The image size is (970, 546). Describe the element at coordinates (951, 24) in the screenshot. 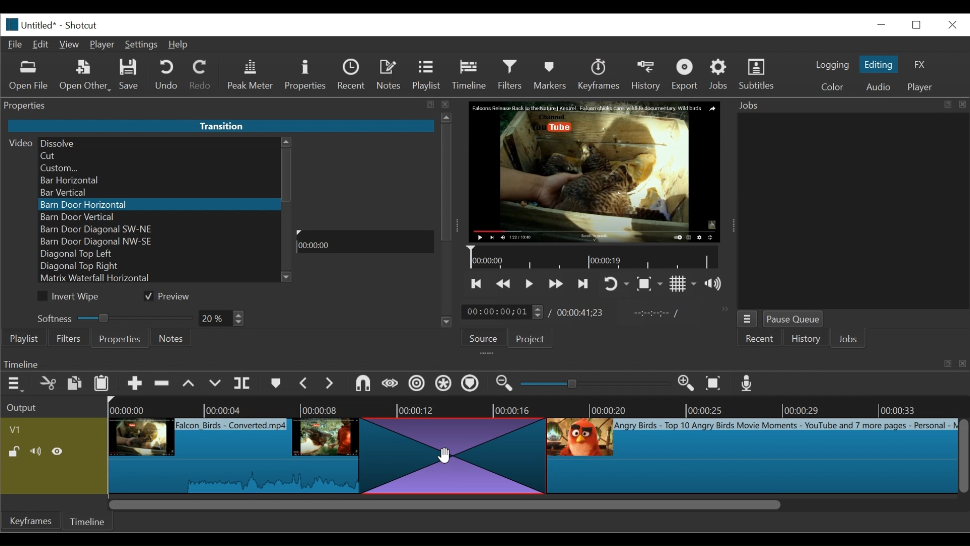

I see `Close` at that location.